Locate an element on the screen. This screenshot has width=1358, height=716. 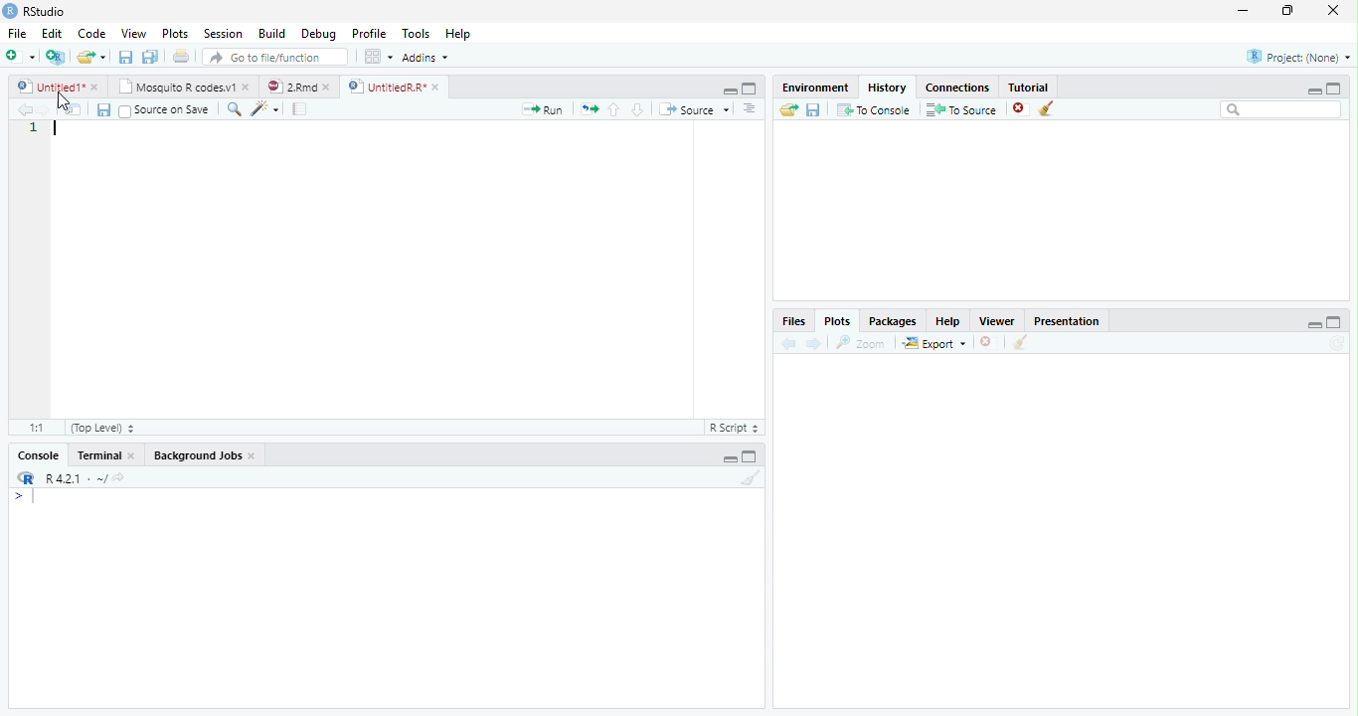
Connections is located at coordinates (957, 88).